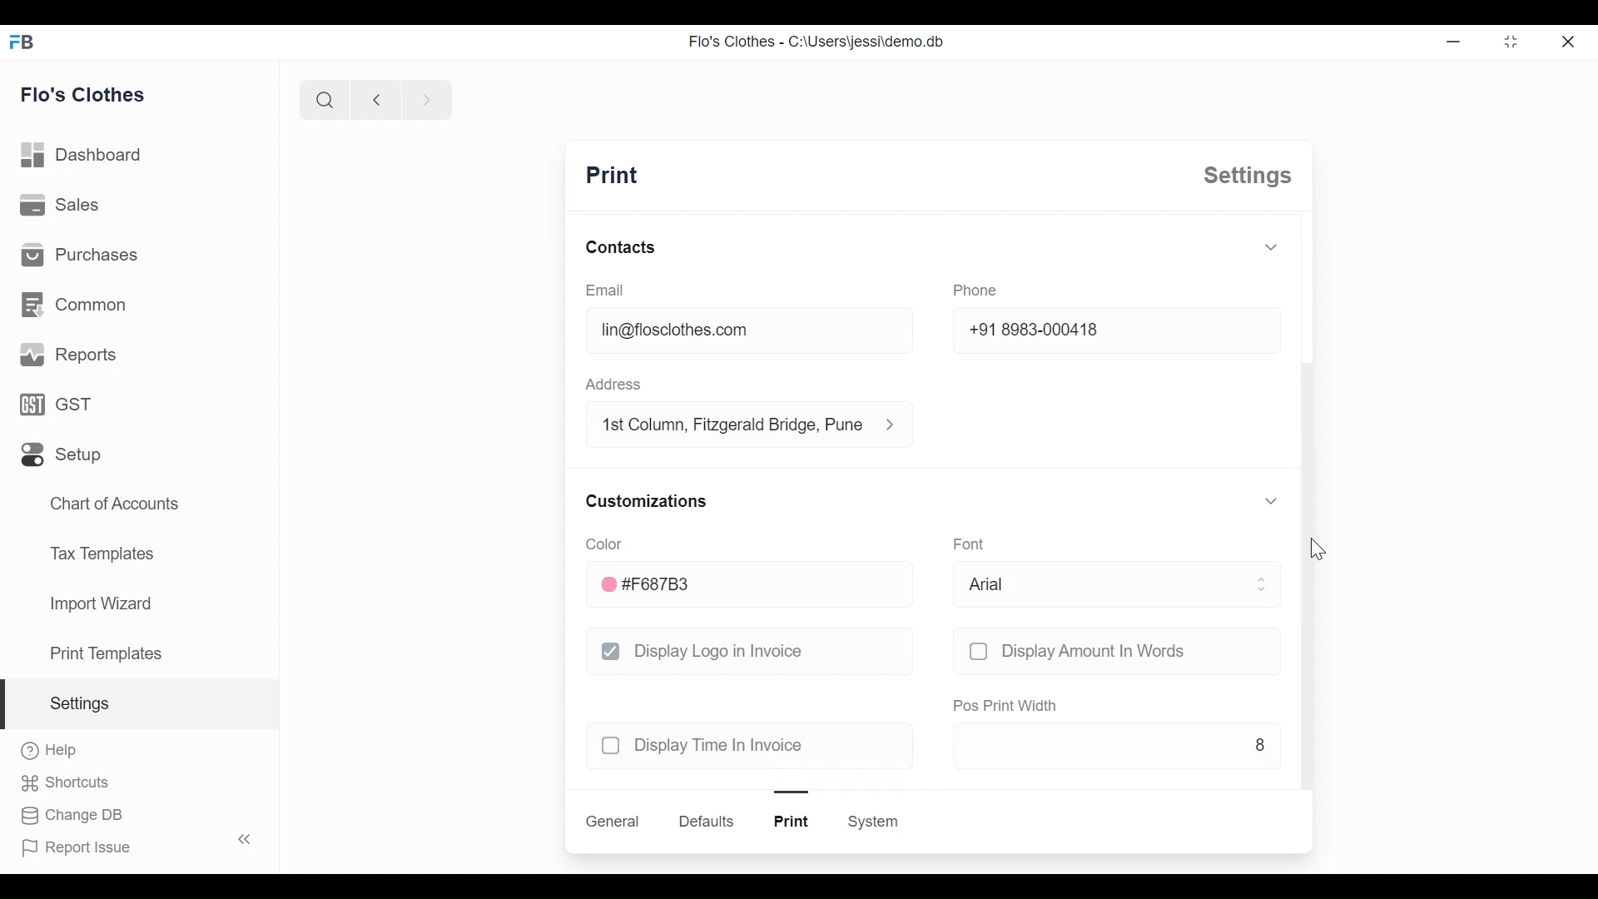 The height and width of the screenshot is (899, 1598). Describe the element at coordinates (1567, 41) in the screenshot. I see `close` at that location.